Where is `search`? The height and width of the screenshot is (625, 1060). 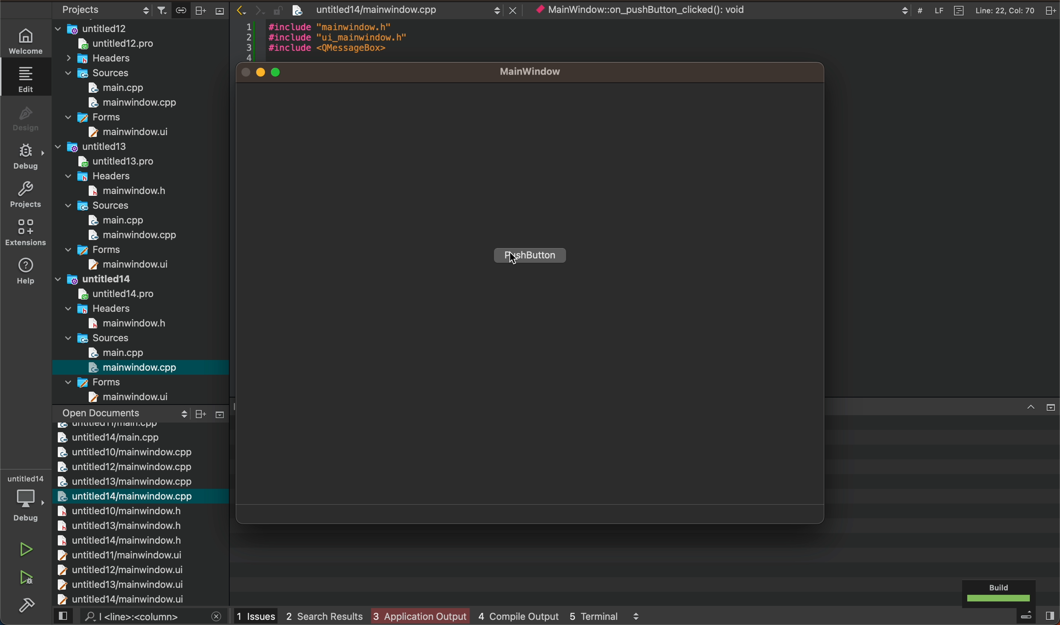
search is located at coordinates (140, 617).